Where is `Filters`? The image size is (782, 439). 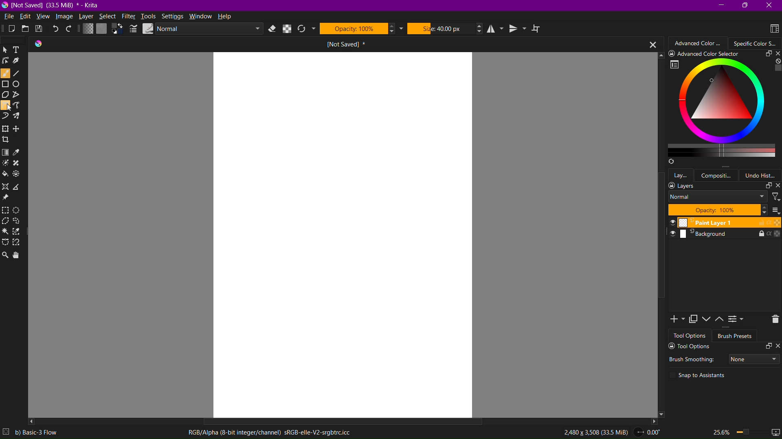
Filters is located at coordinates (775, 196).